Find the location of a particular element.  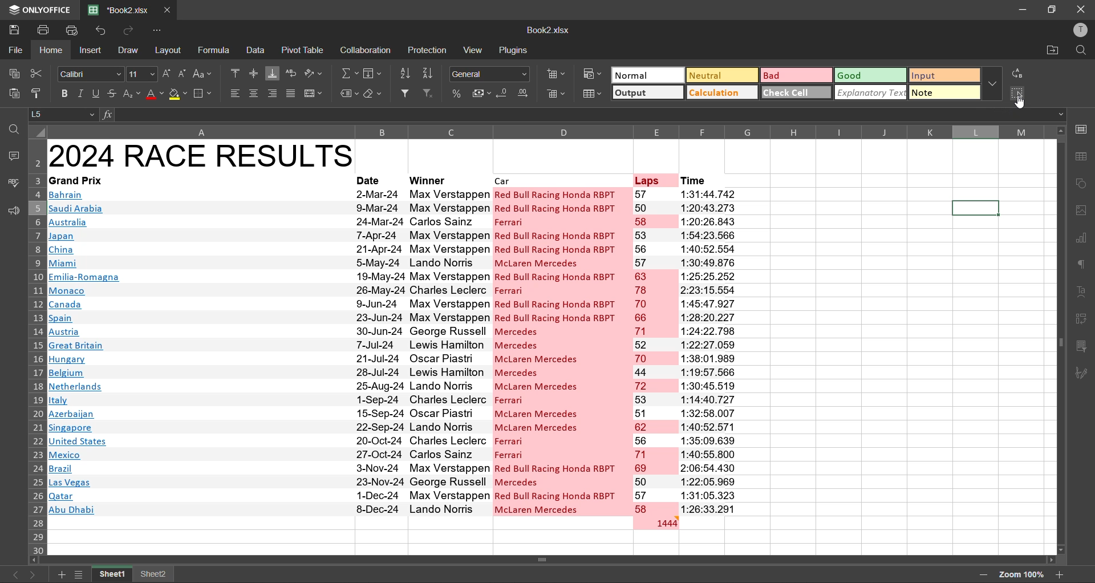

paste is located at coordinates (13, 92).